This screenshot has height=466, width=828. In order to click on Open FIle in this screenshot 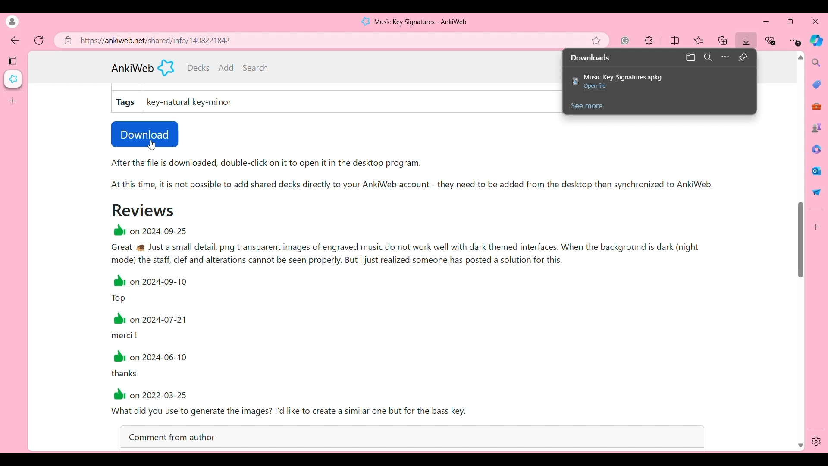, I will do `click(595, 86)`.